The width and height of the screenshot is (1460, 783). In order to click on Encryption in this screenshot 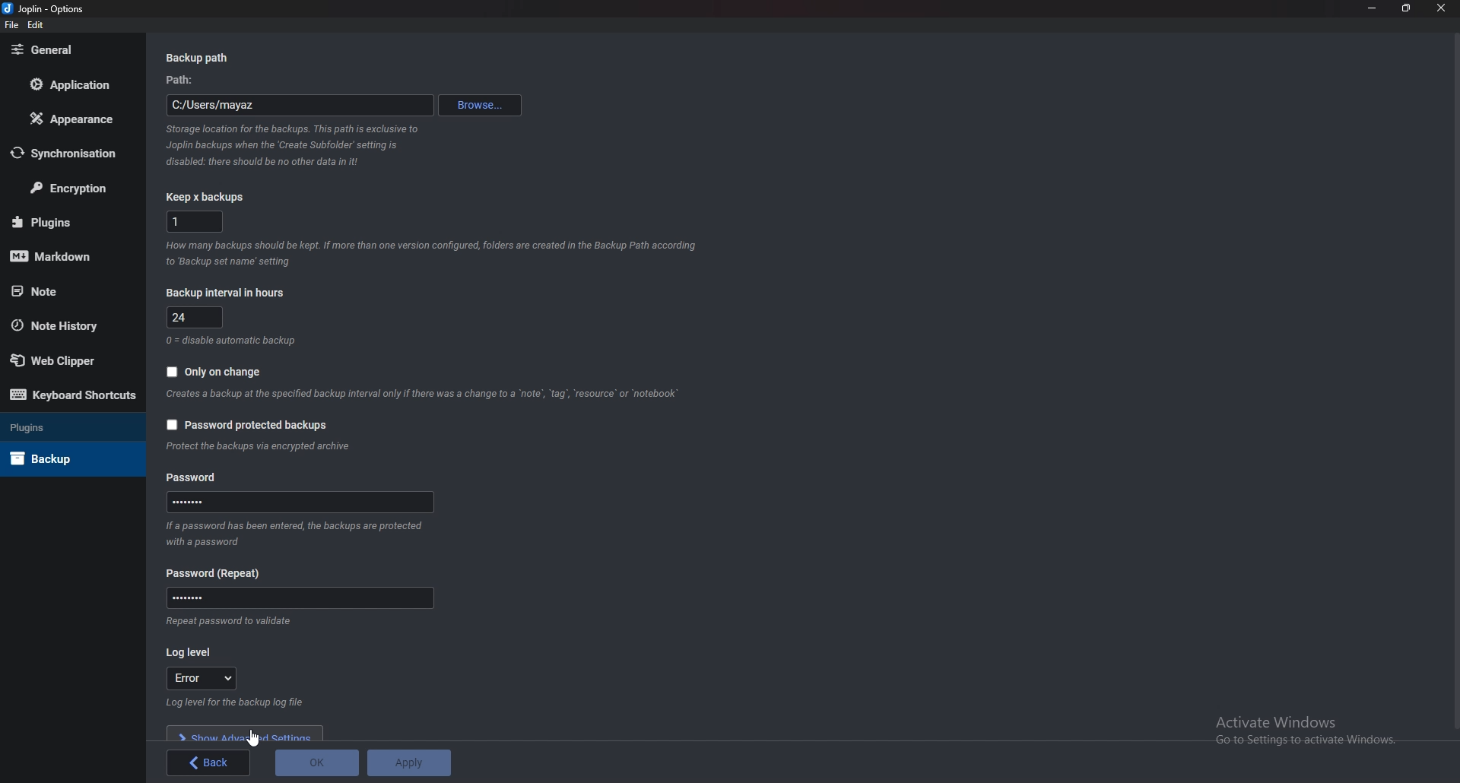, I will do `click(75, 187)`.